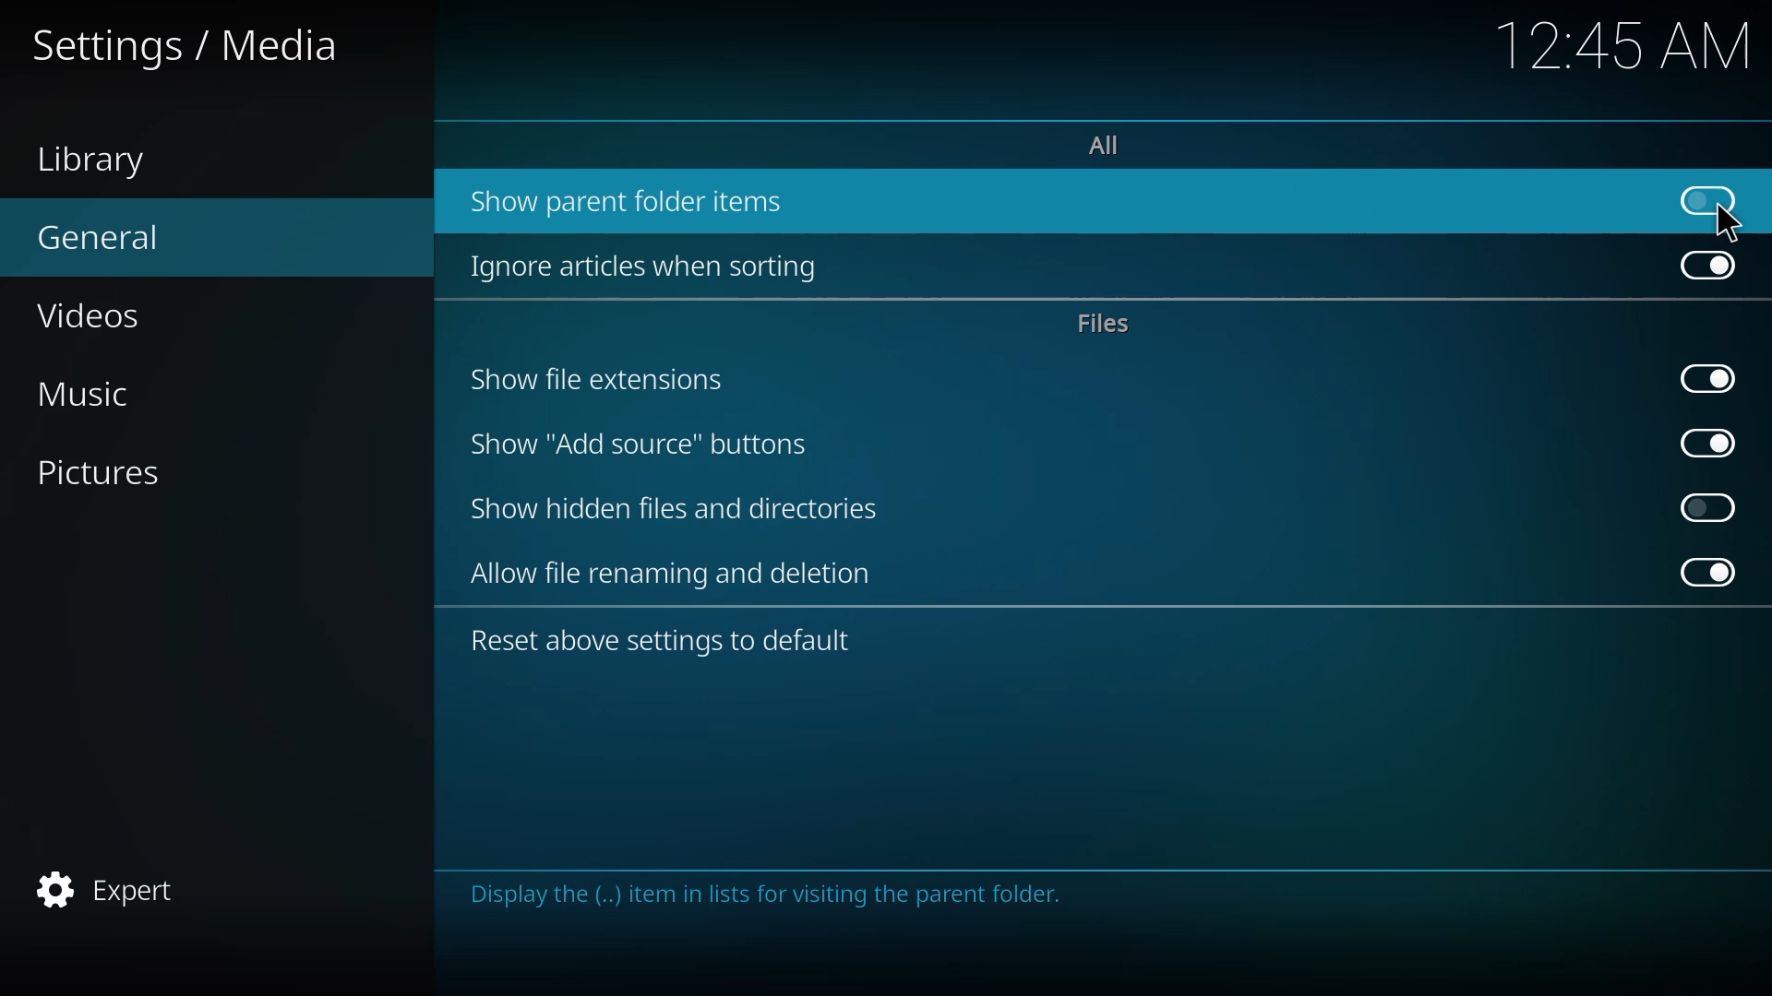 The height and width of the screenshot is (996, 1772). I want to click on files, so click(1104, 324).